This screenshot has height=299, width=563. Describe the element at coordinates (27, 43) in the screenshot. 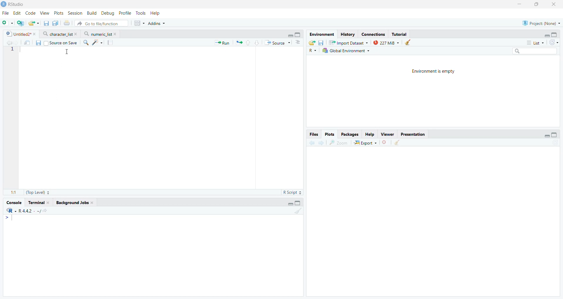

I see `Open in new window` at that location.